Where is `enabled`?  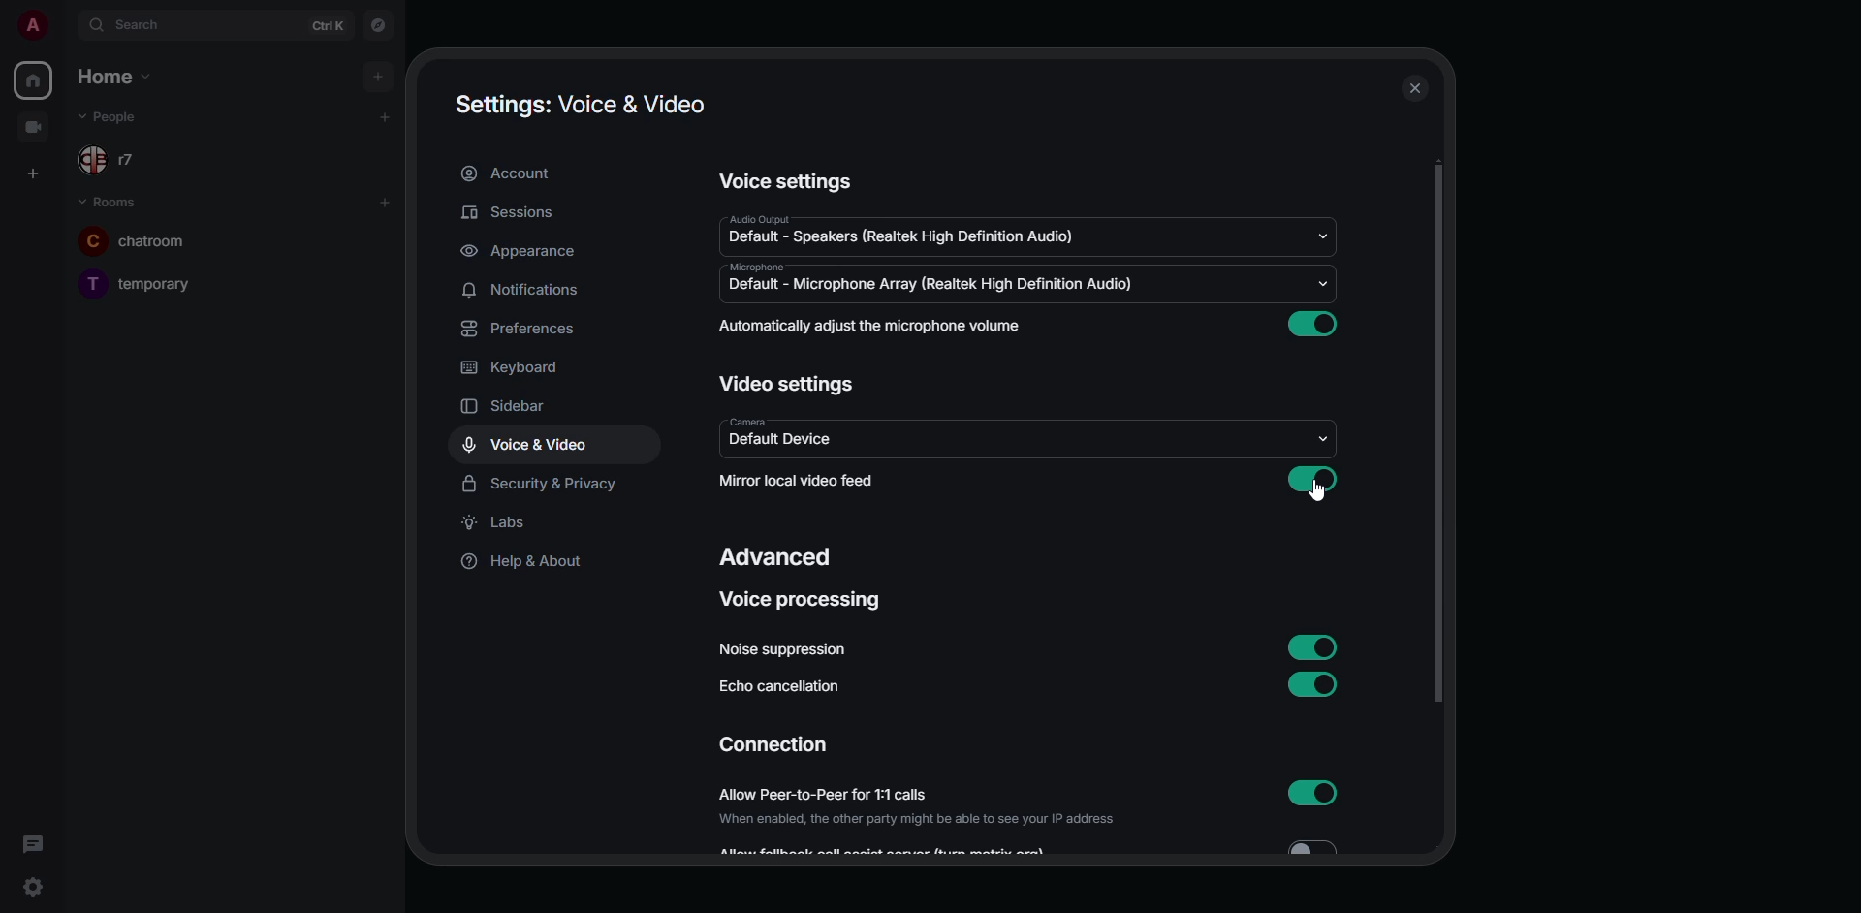
enabled is located at coordinates (1315, 326).